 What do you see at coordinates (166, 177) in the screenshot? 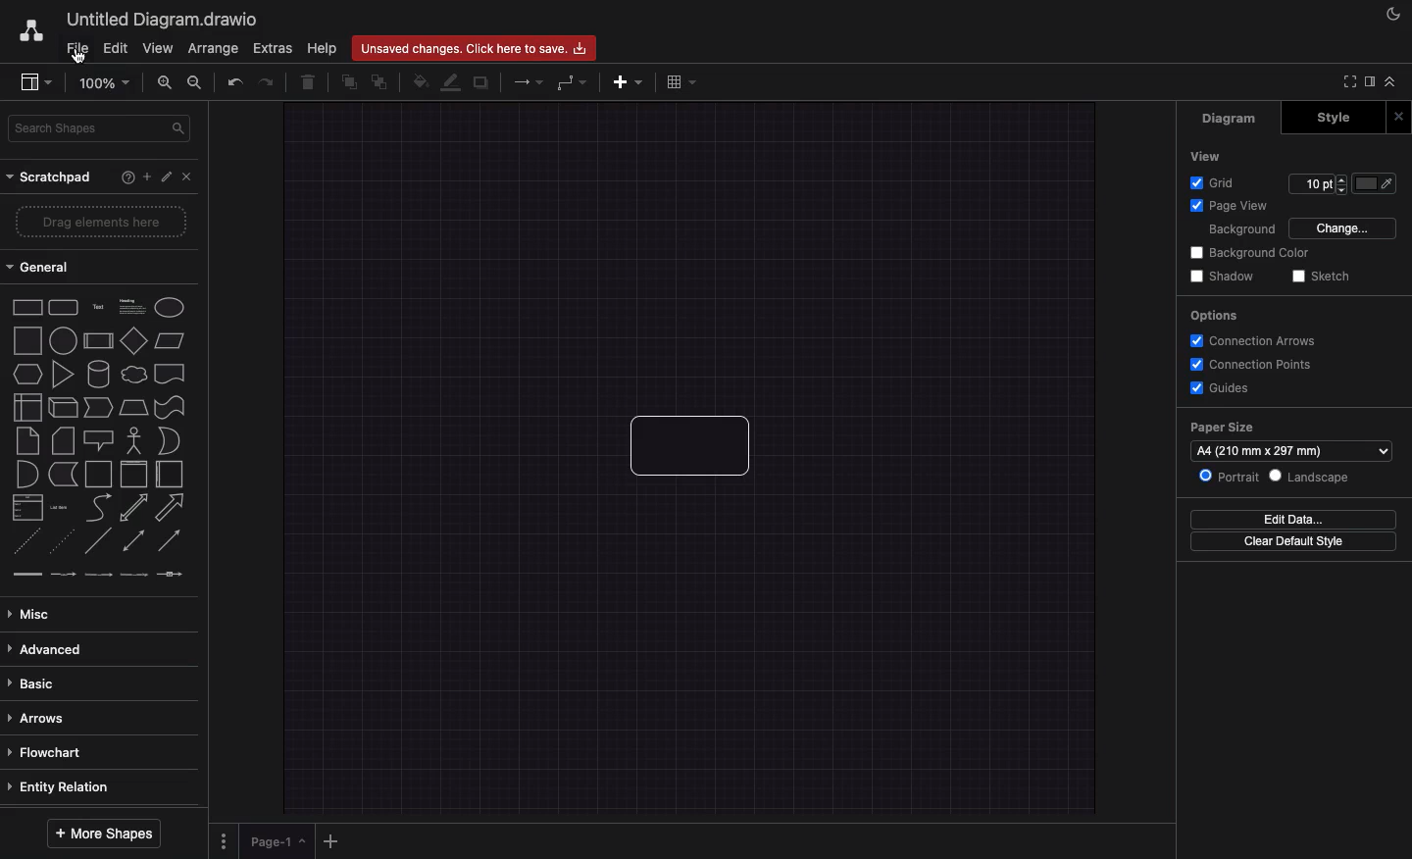
I see `Edit` at bounding box center [166, 177].